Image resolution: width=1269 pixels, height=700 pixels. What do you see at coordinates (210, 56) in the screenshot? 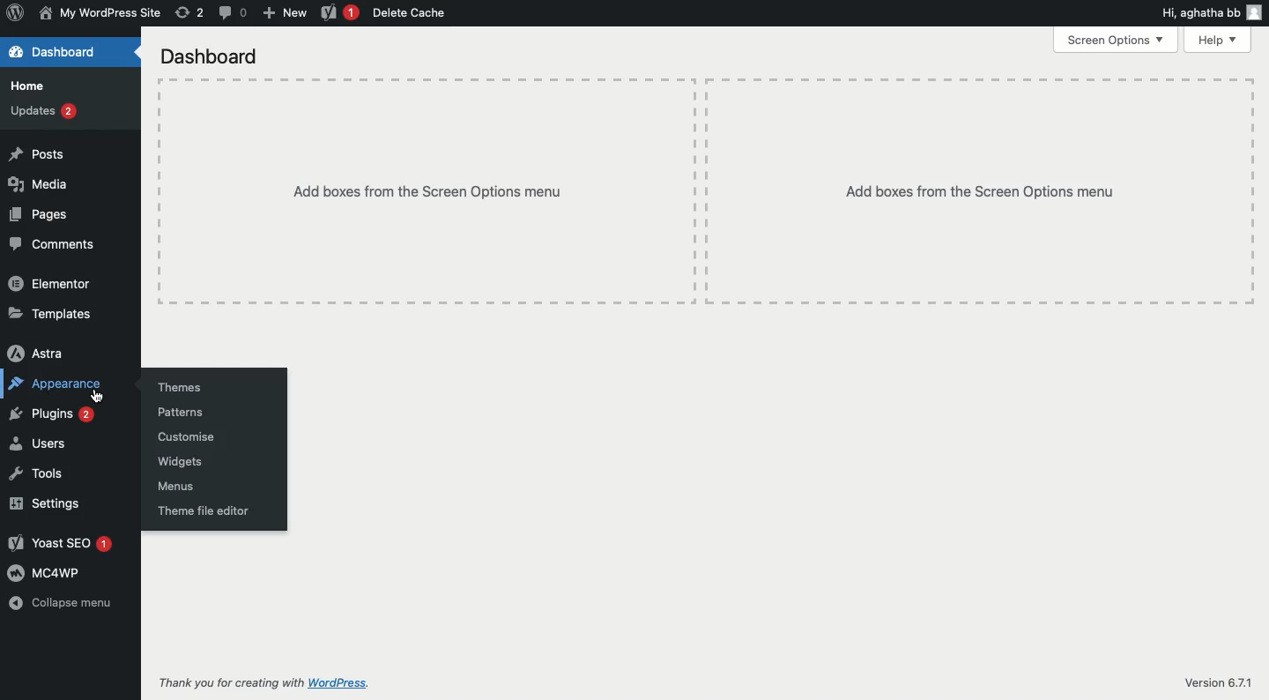
I see `Dashboard` at bounding box center [210, 56].